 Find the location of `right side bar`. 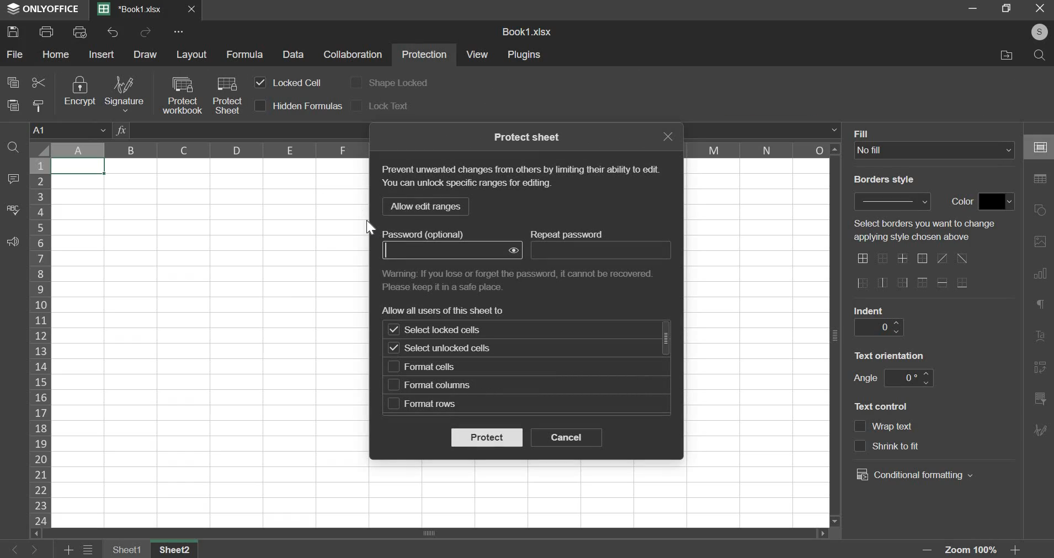

right side bar is located at coordinates (1041, 272).